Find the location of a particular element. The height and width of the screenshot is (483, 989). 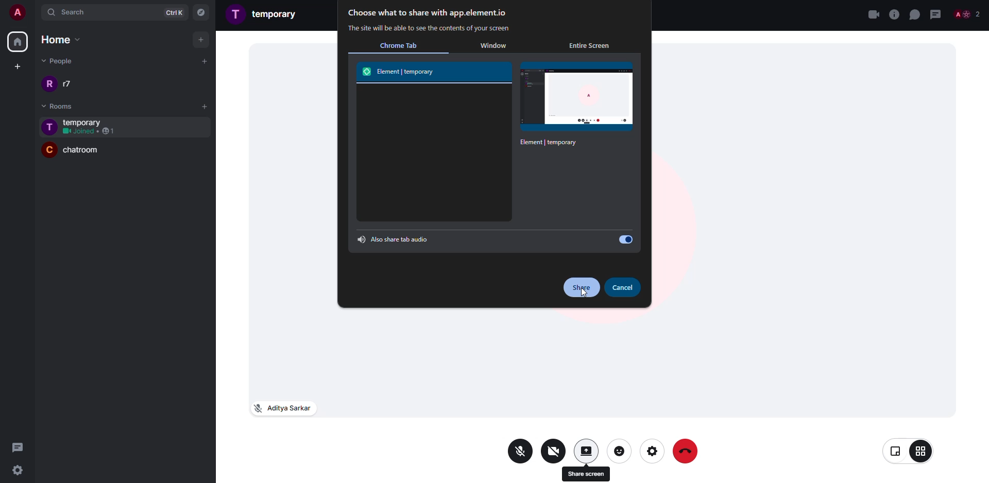

end call is located at coordinates (688, 452).